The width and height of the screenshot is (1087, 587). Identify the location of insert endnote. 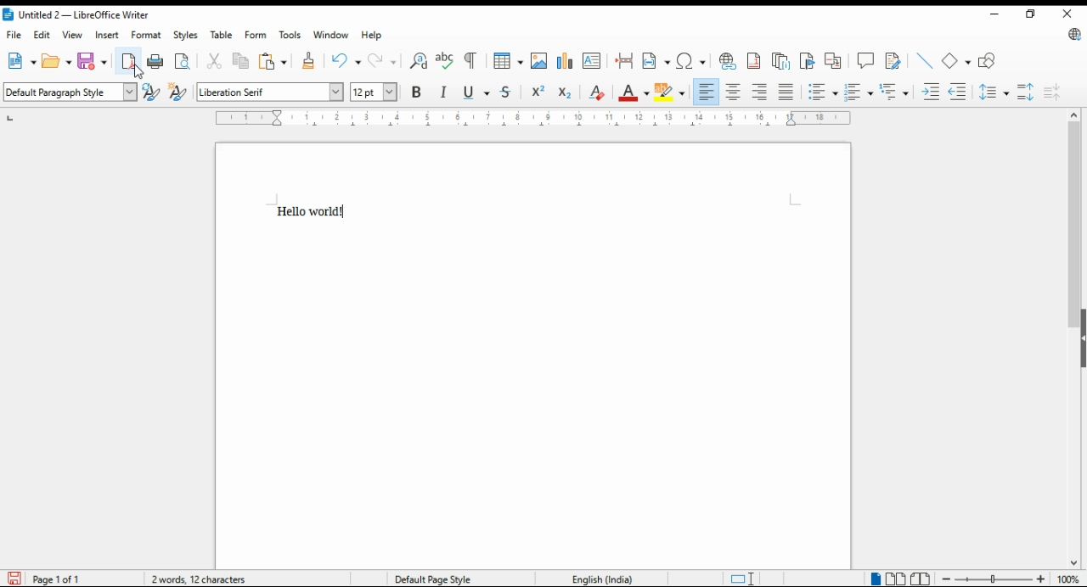
(780, 60).